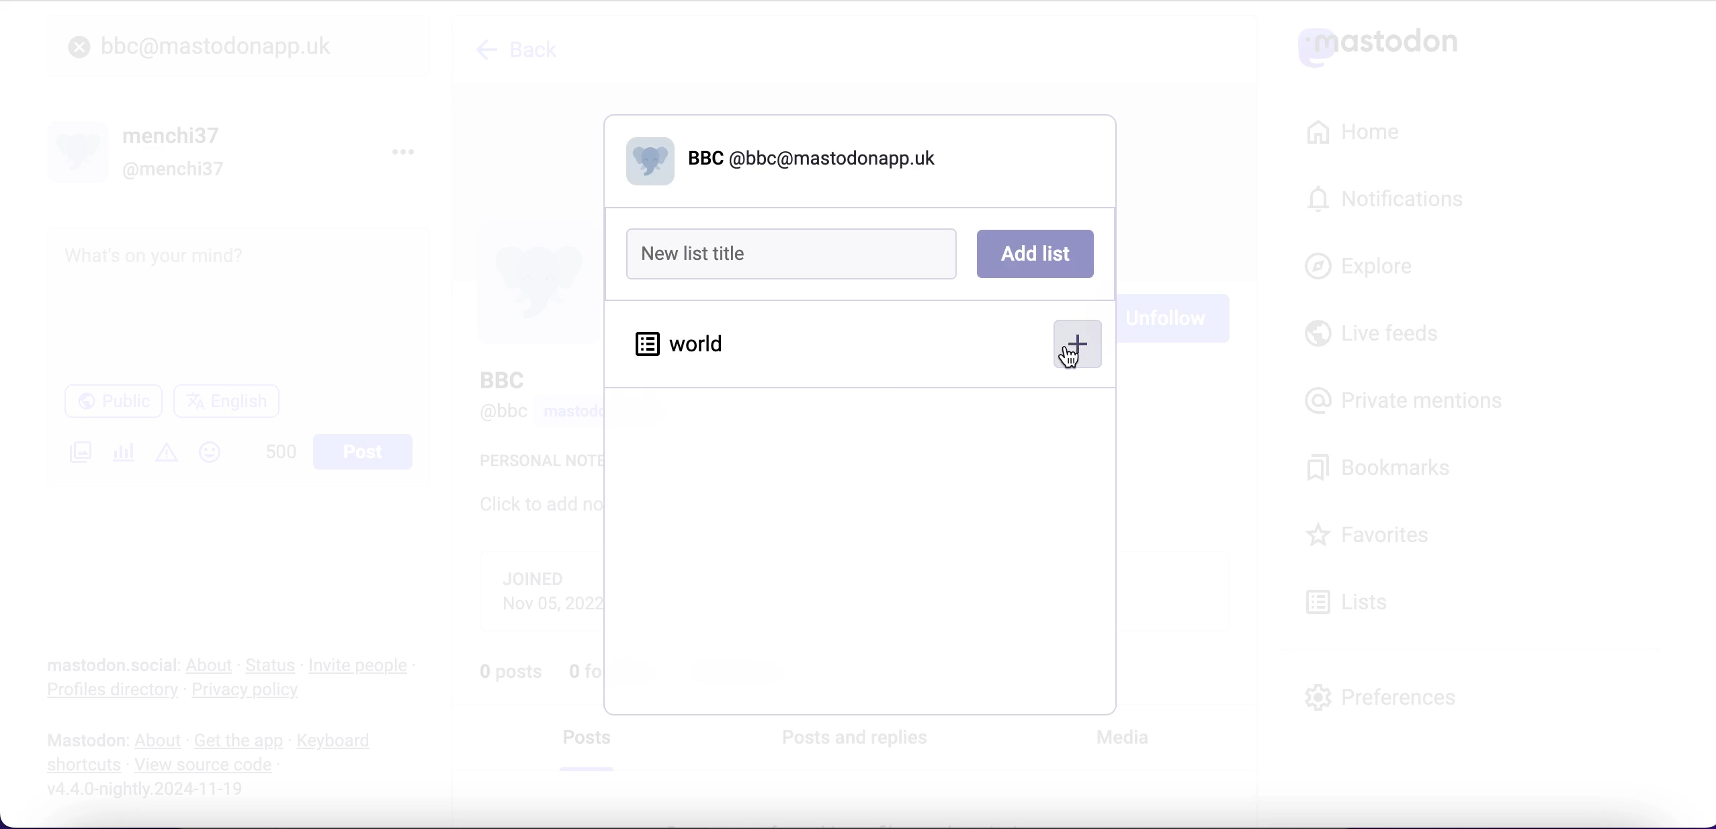 This screenshot has width=1716, height=829. Describe the element at coordinates (682, 345) in the screenshot. I see `world` at that location.